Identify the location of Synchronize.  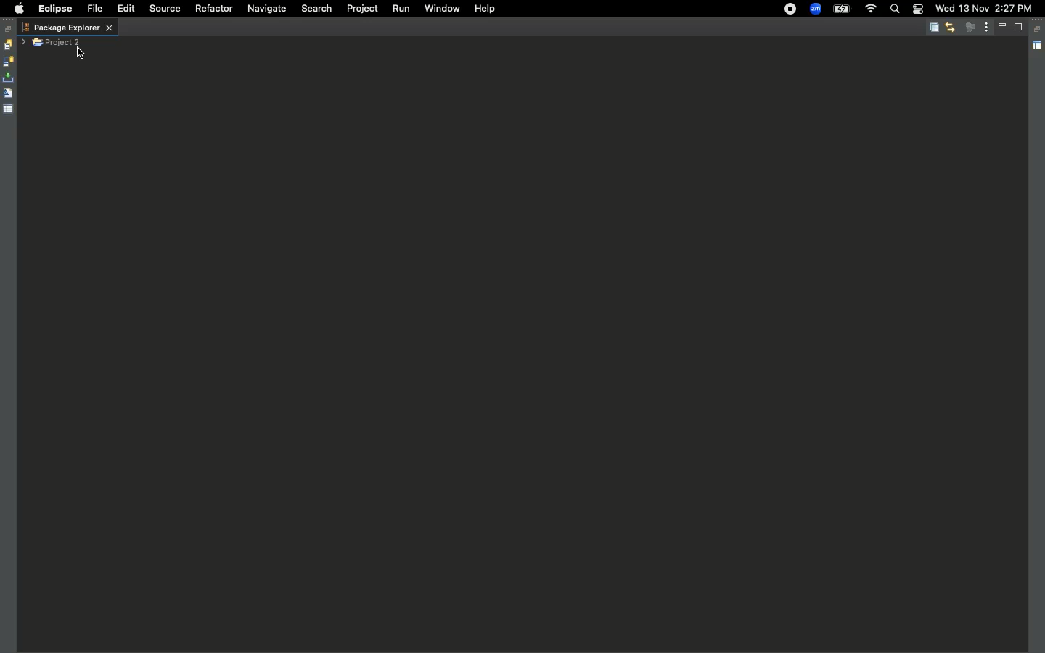
(8, 62).